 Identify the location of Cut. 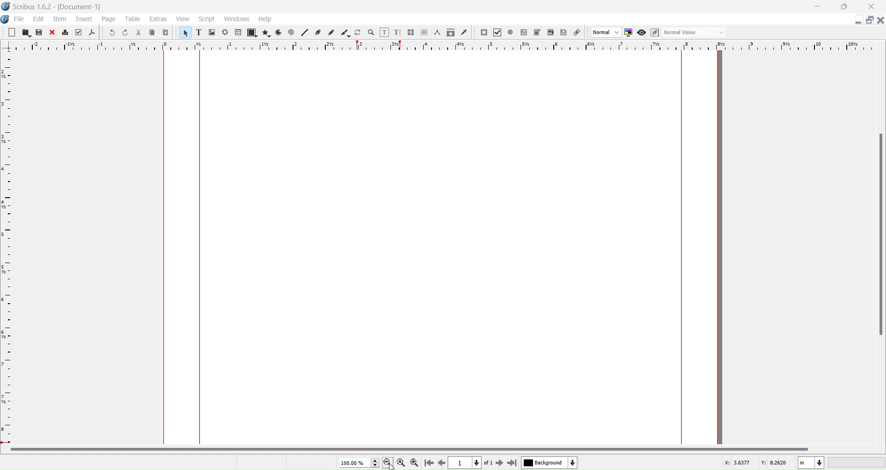
(138, 33).